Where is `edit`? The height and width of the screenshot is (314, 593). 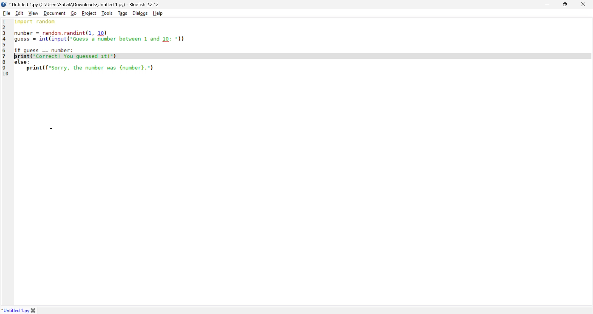
edit is located at coordinates (20, 14).